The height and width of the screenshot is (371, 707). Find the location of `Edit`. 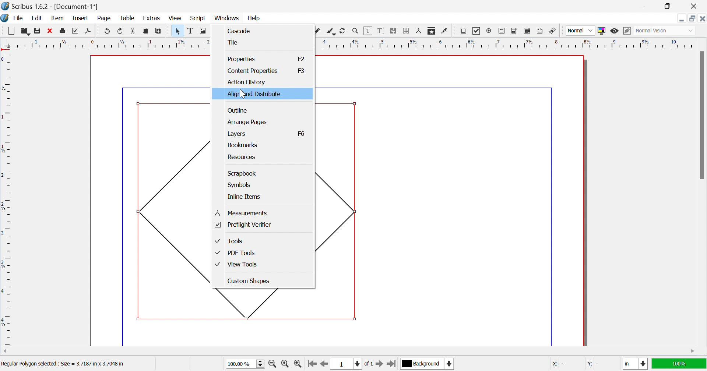

Edit is located at coordinates (39, 19).